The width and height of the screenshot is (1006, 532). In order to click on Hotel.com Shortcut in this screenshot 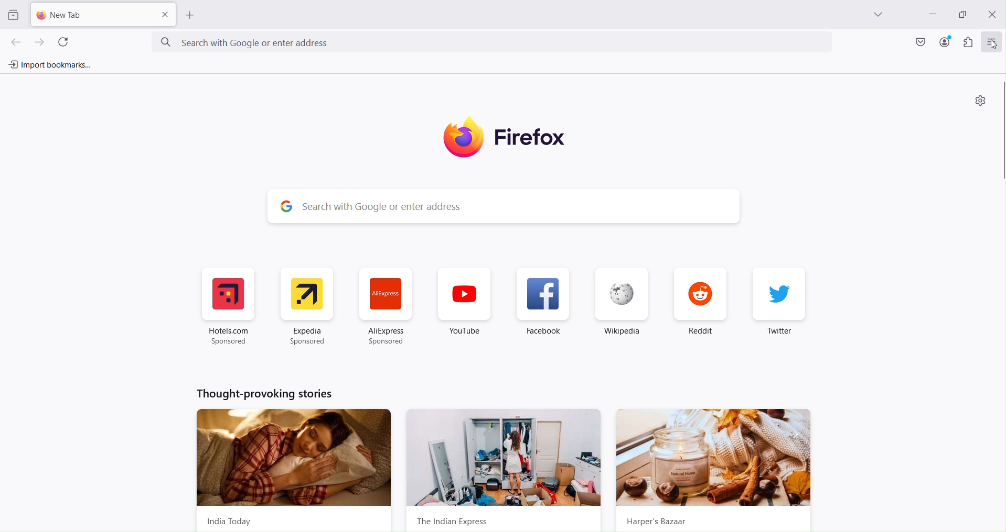, I will do `click(230, 307)`.